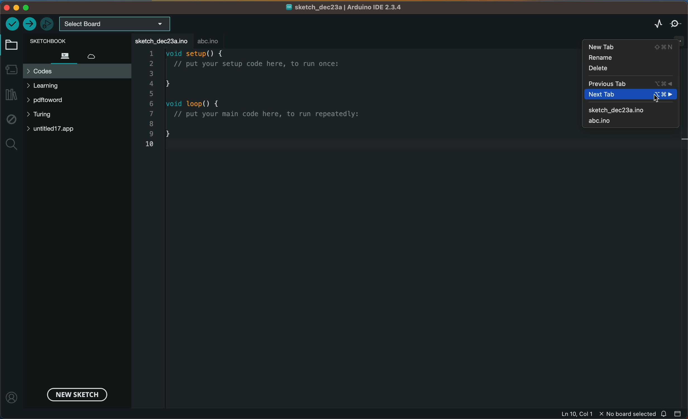 The image size is (688, 419). What do you see at coordinates (71, 129) in the screenshot?
I see `untitled` at bounding box center [71, 129].